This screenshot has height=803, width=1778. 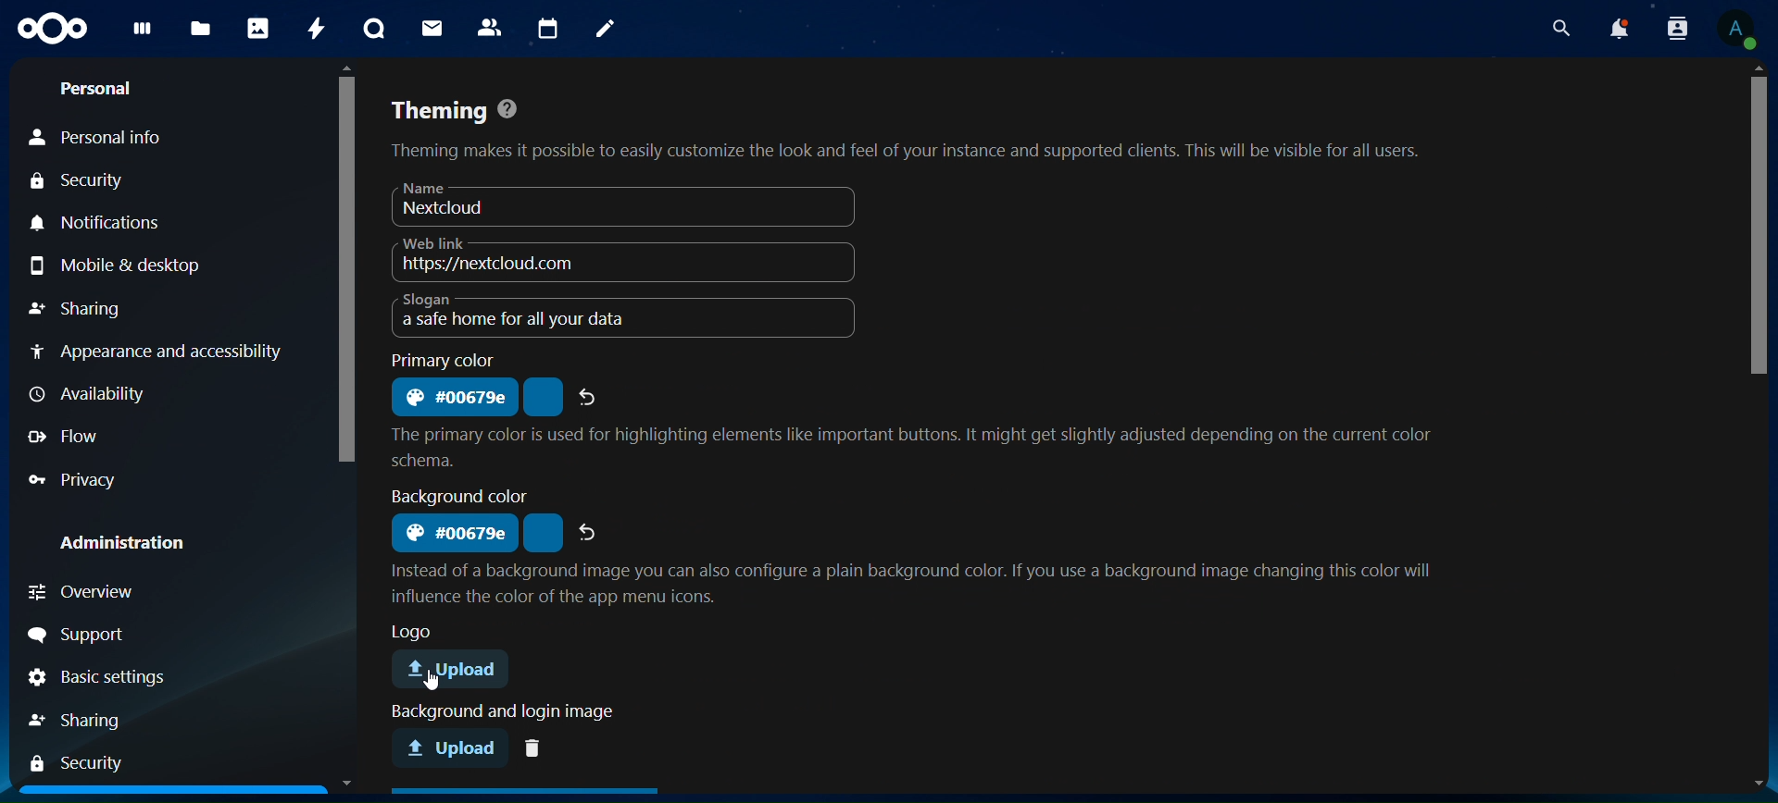 I want to click on logo, so click(x=54, y=30).